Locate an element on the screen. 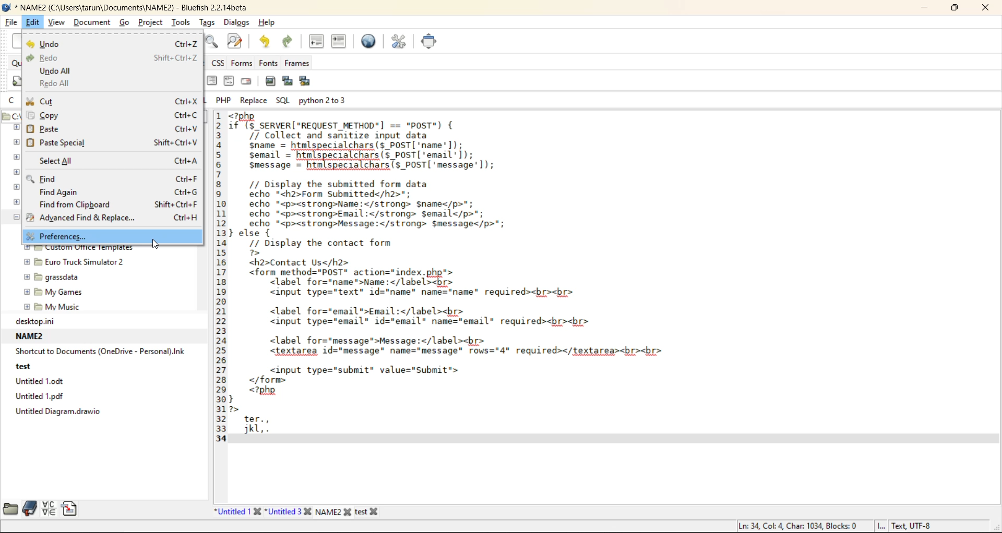  Untitled 1.pdf is located at coordinates (37, 395).